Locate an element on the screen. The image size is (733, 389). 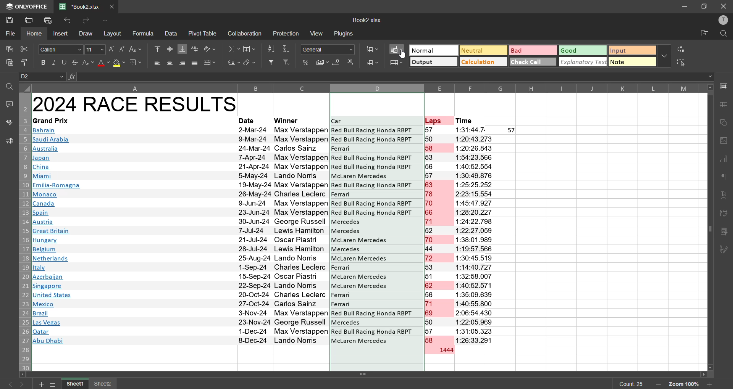
cut is located at coordinates (23, 49).